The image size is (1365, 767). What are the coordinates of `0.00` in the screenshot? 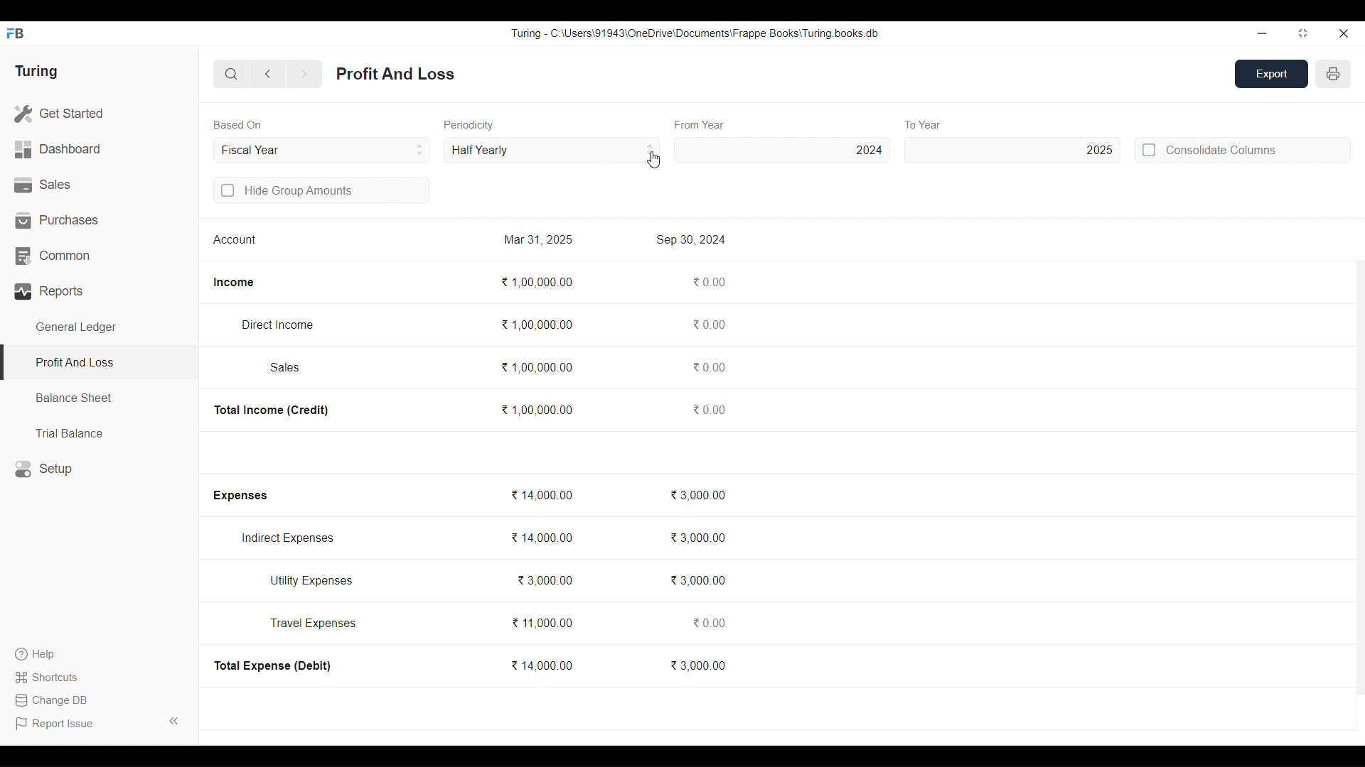 It's located at (708, 325).